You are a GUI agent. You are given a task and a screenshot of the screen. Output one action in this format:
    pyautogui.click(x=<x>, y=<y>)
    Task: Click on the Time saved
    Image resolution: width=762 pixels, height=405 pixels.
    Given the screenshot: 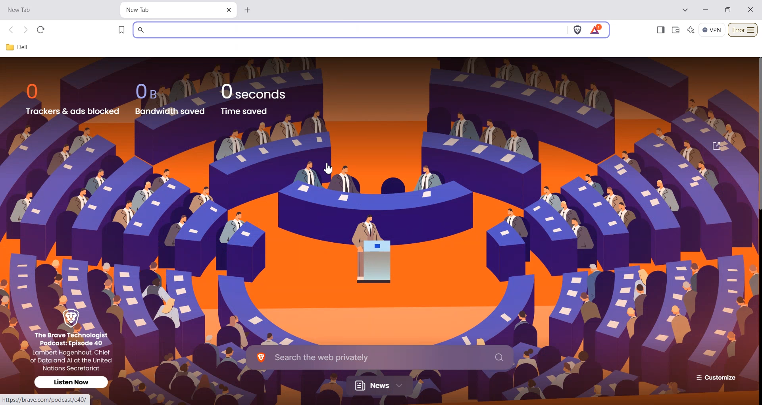 What is the action you would take?
    pyautogui.click(x=244, y=111)
    